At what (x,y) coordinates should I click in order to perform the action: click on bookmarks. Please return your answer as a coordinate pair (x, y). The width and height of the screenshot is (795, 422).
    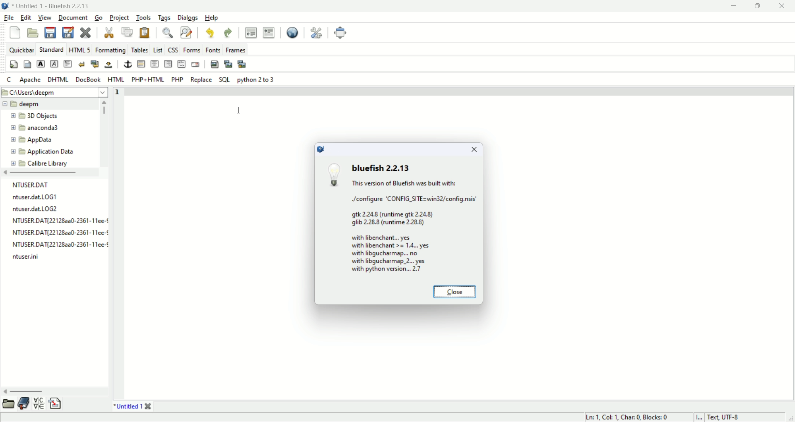
    Looking at the image, I should click on (24, 404).